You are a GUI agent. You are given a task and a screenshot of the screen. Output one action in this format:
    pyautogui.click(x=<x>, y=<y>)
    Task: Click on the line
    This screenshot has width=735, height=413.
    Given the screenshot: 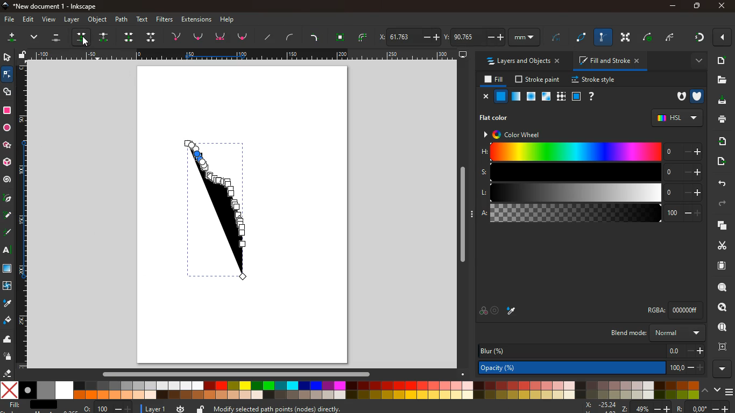 What is the action you would take?
    pyautogui.click(x=316, y=37)
    